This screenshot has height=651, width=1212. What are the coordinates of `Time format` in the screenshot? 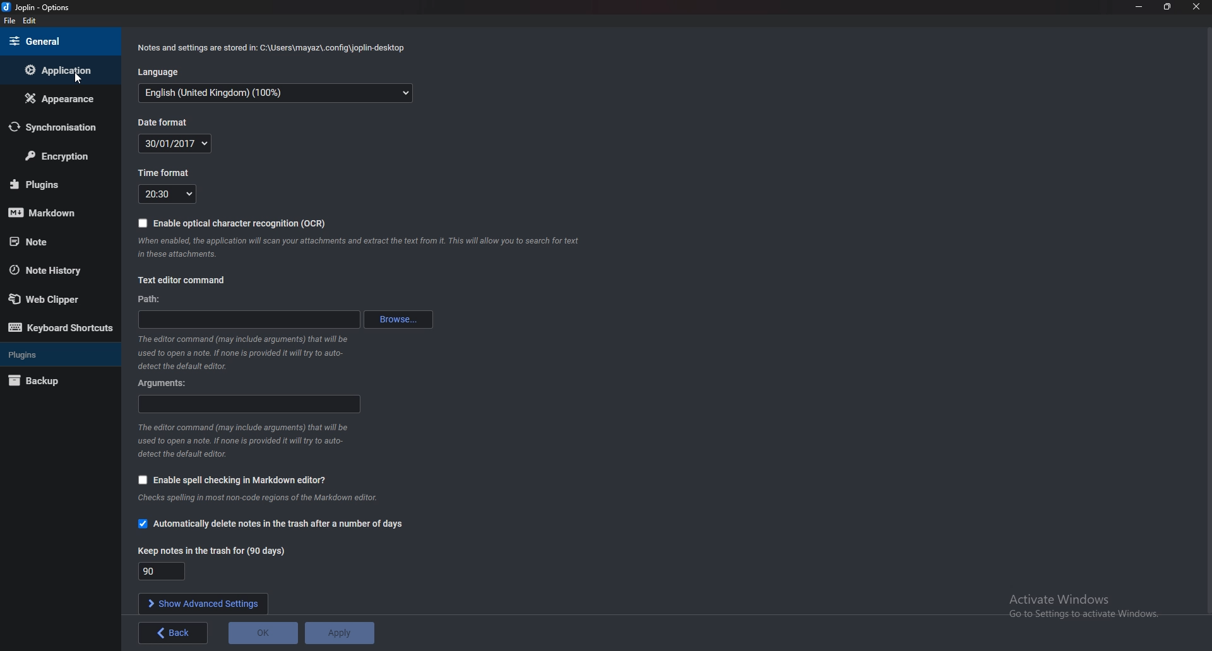 It's located at (171, 172).